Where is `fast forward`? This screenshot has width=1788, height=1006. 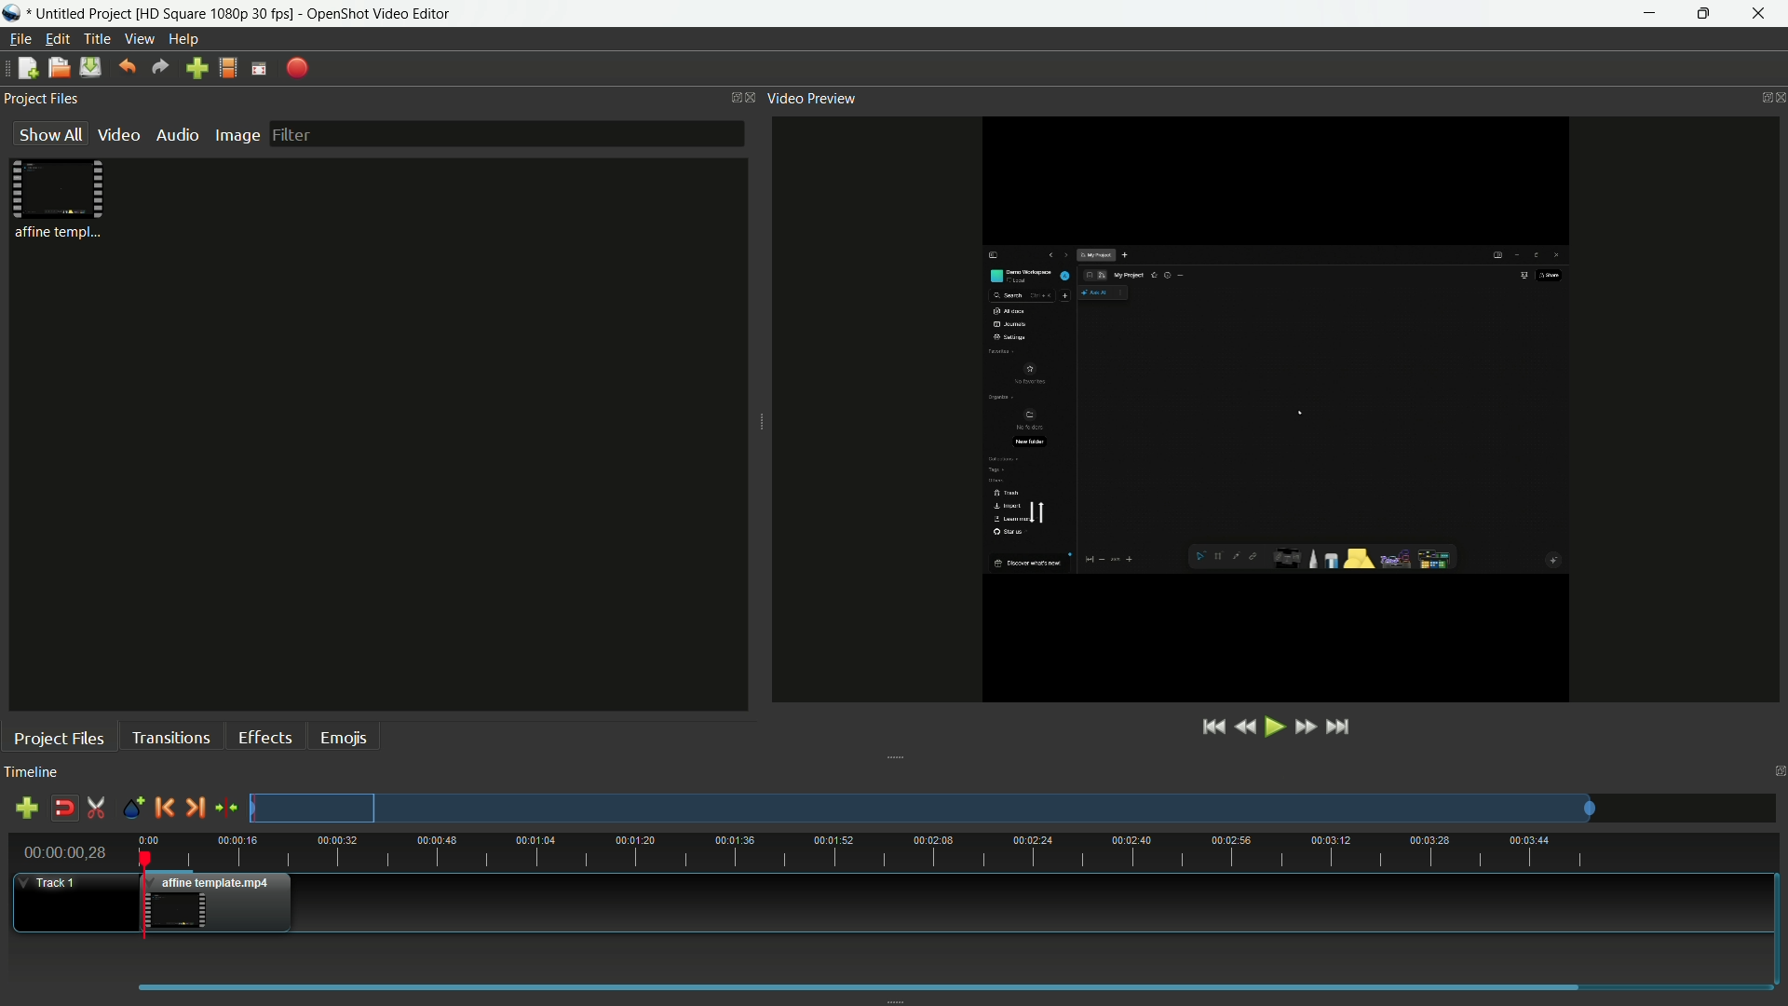
fast forward is located at coordinates (1307, 727).